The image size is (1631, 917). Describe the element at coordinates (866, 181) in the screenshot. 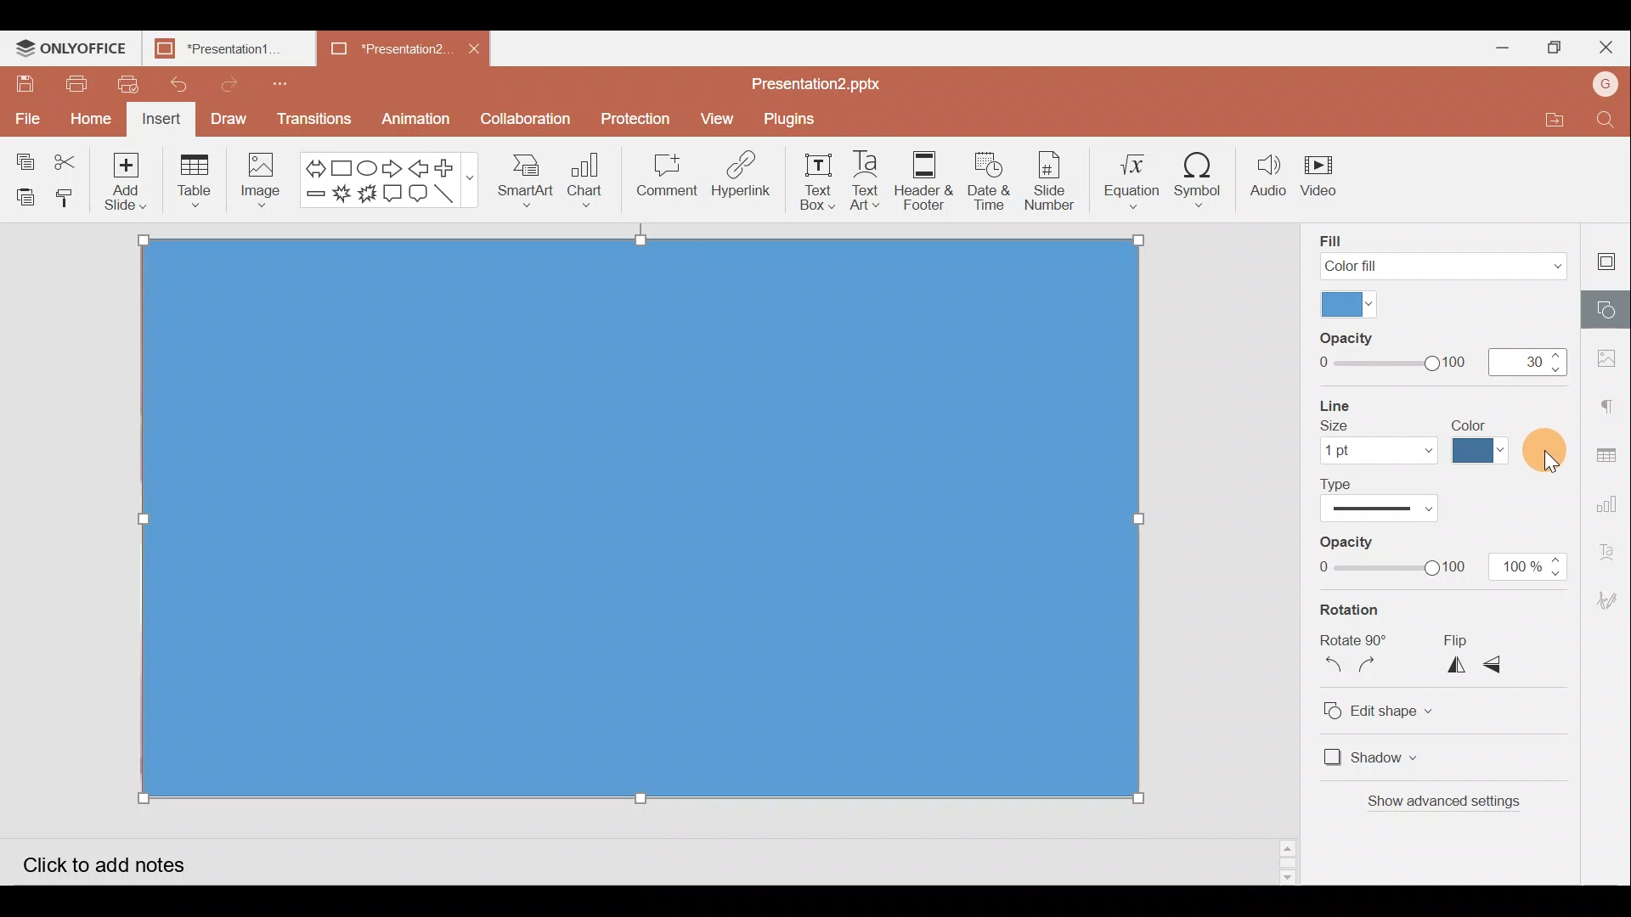

I see `Text Art` at that location.